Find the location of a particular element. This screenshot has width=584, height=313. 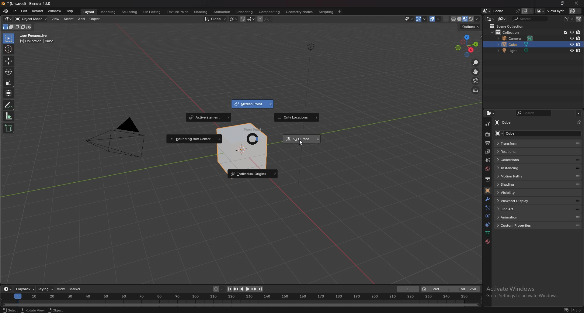

world is located at coordinates (487, 169).